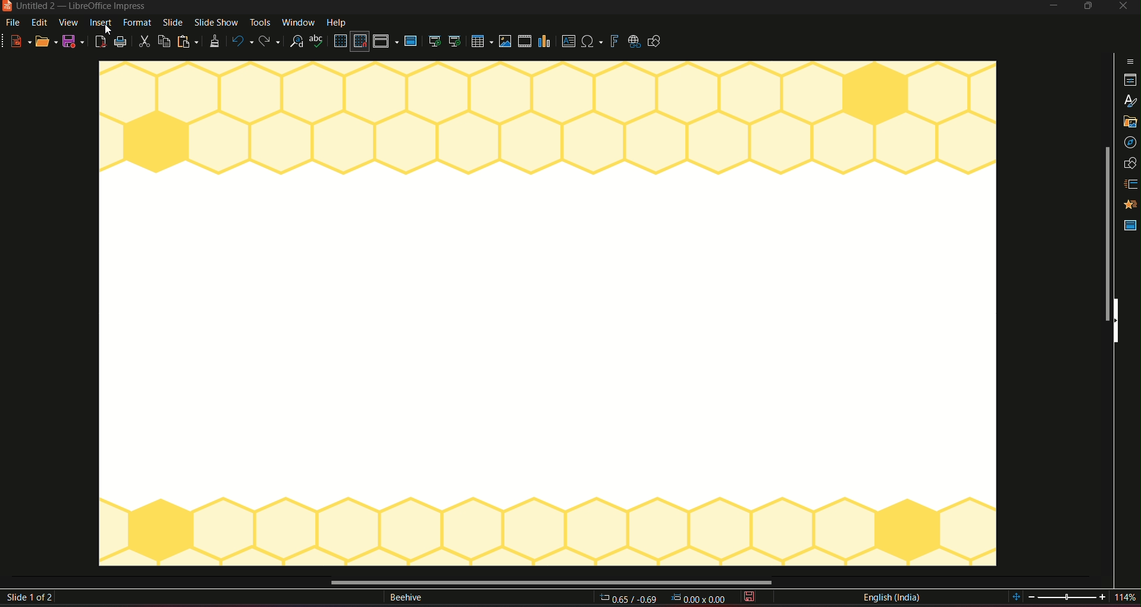 The height and width of the screenshot is (607, 1141). Describe the element at coordinates (259, 23) in the screenshot. I see `tools` at that location.